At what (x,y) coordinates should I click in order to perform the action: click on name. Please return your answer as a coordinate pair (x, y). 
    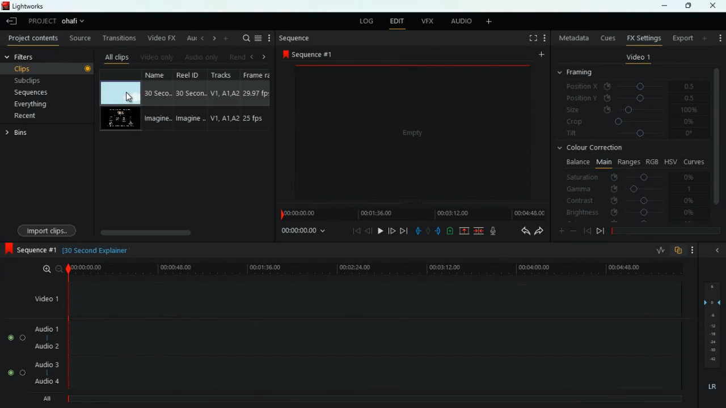
    Looking at the image, I should click on (159, 76).